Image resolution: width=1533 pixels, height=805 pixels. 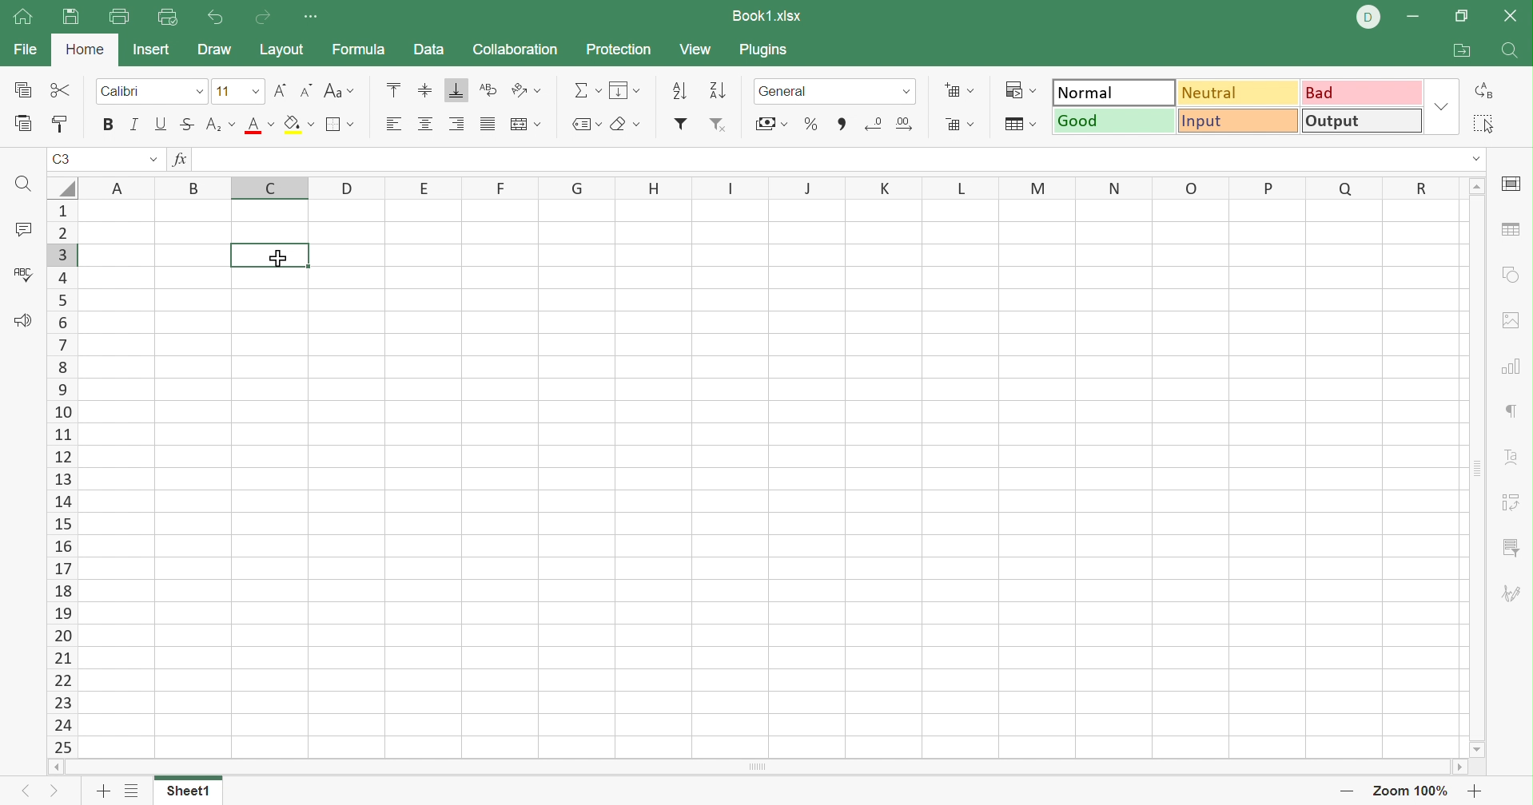 What do you see at coordinates (1515, 184) in the screenshot?
I see `cell settings` at bounding box center [1515, 184].